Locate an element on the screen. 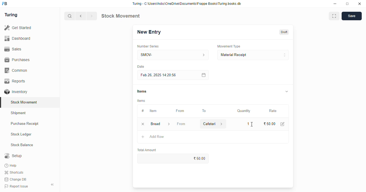 The image size is (366, 192). minimize is located at coordinates (335, 4).